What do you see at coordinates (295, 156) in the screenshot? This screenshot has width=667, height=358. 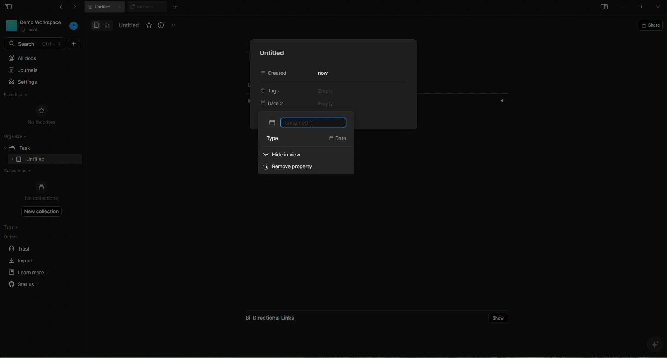 I see `hide in view` at bounding box center [295, 156].